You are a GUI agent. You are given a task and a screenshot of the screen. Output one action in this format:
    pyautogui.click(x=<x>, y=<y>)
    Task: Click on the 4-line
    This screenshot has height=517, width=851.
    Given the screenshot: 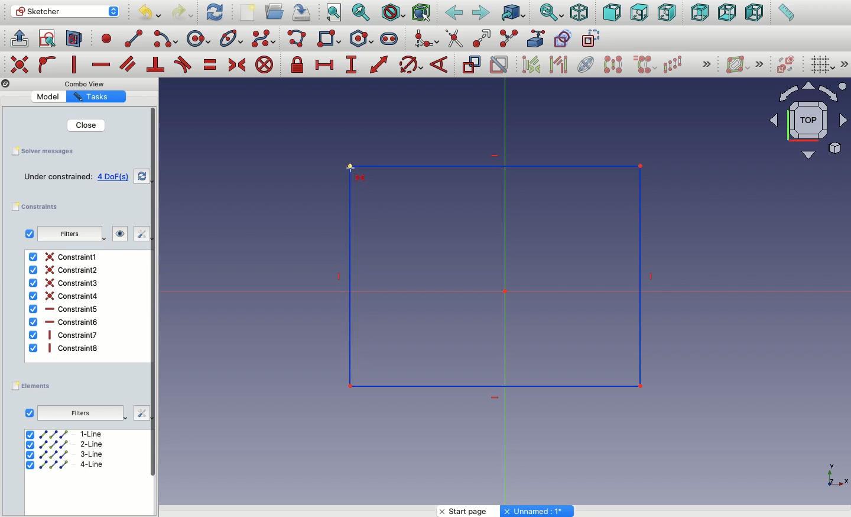 What is the action you would take?
    pyautogui.click(x=65, y=464)
    